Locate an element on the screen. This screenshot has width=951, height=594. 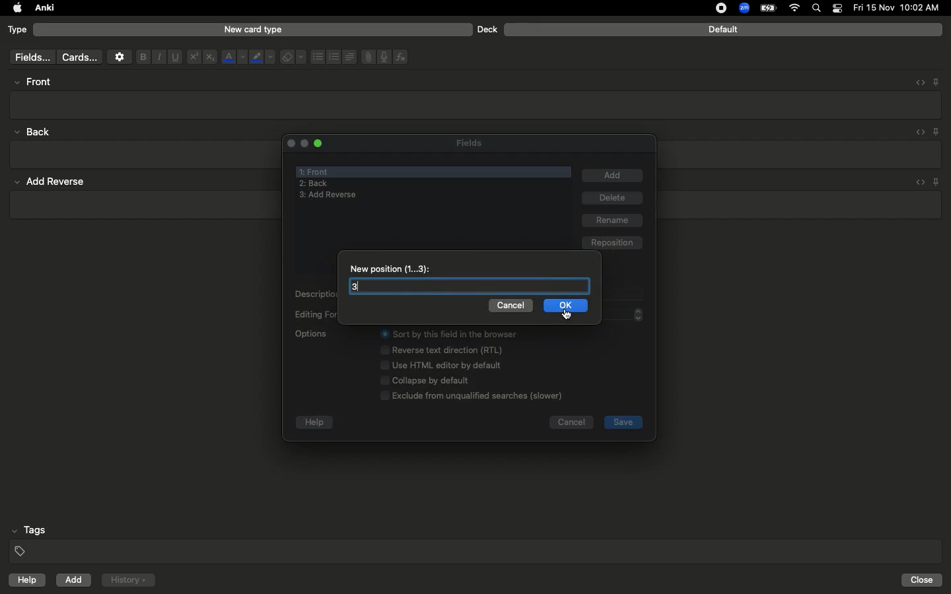
Alignment is located at coordinates (348, 55).